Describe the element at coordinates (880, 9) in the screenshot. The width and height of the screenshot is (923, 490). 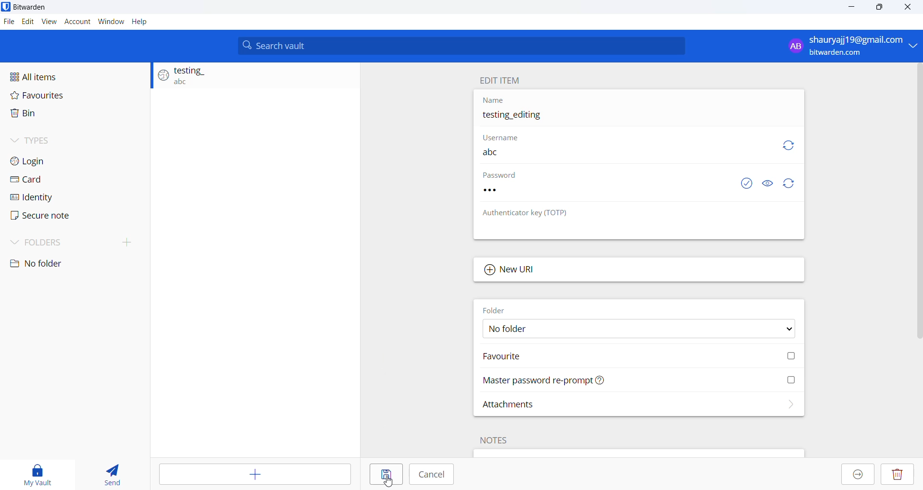
I see `maximise` at that location.